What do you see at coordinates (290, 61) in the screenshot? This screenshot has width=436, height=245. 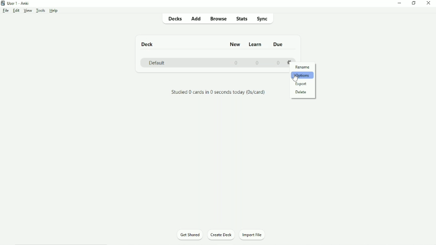 I see `Settings` at bounding box center [290, 61].